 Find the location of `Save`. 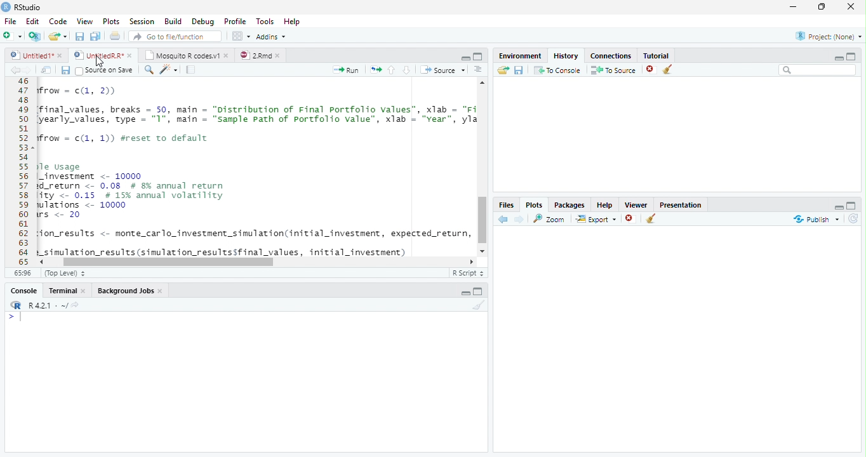

Save is located at coordinates (519, 70).